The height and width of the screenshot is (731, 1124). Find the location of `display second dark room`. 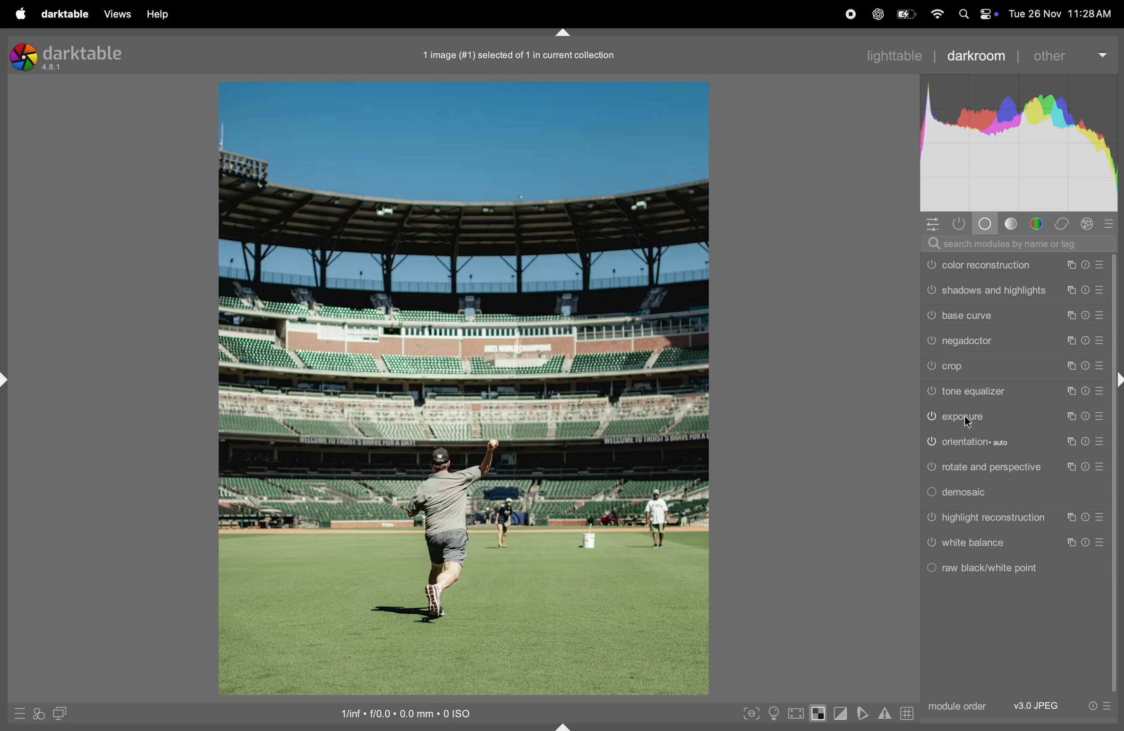

display second dark room is located at coordinates (64, 713).